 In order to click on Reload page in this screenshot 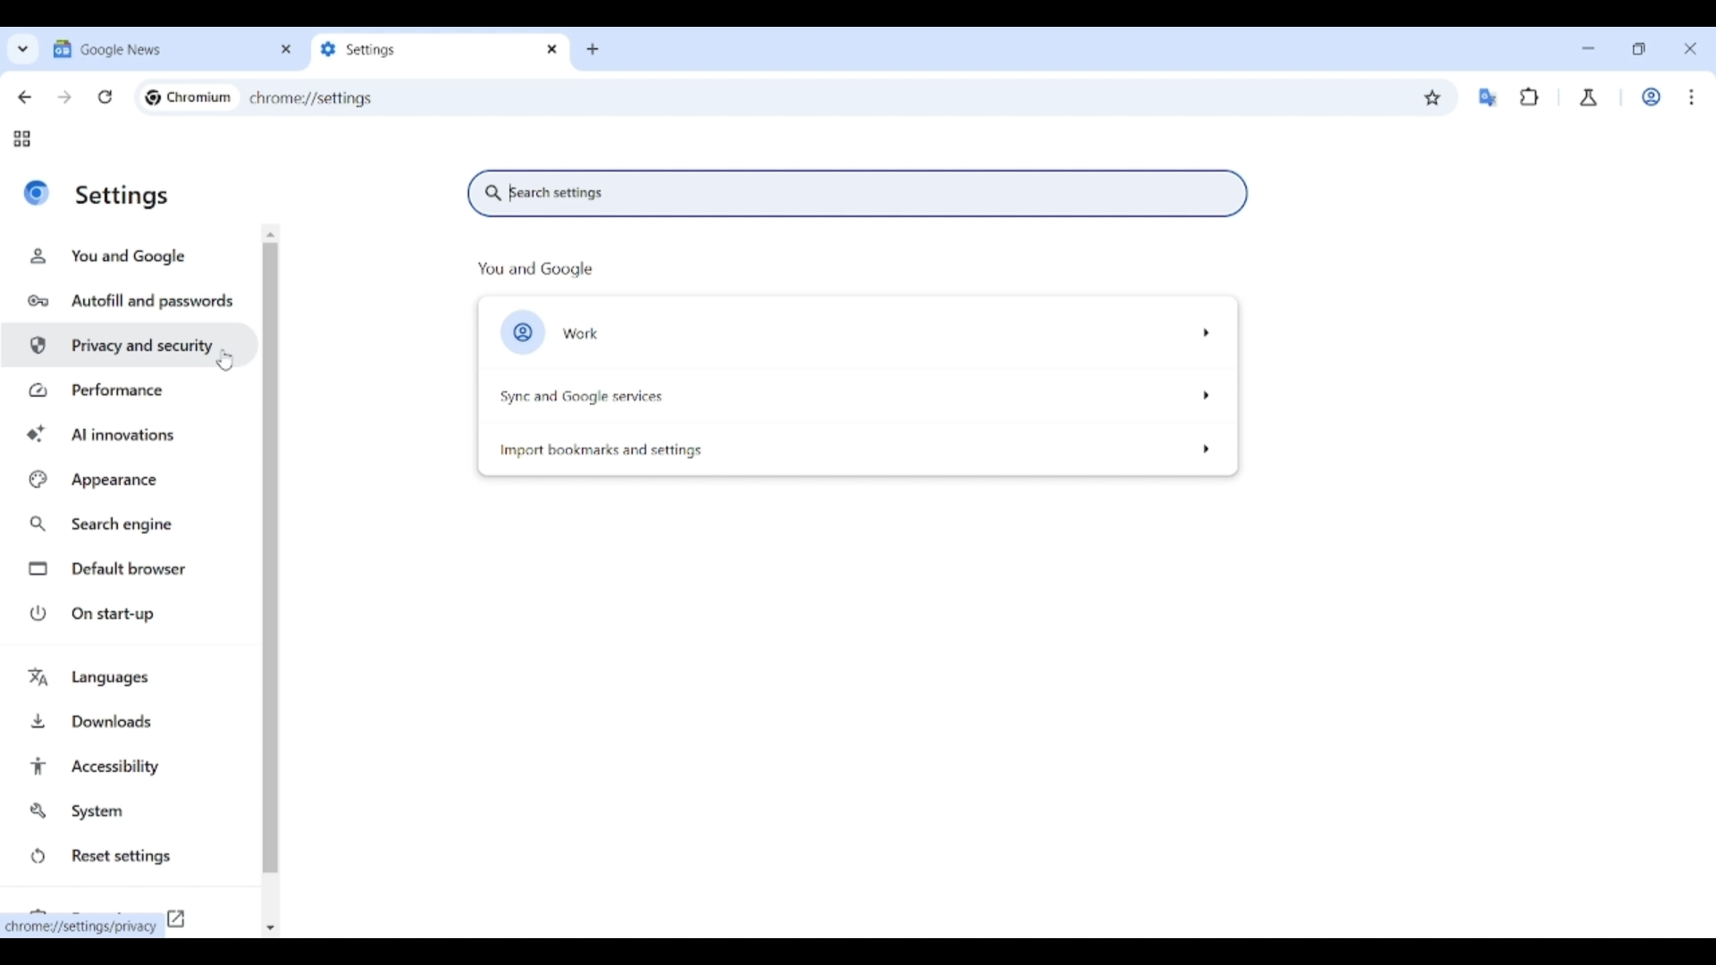, I will do `click(105, 96)`.